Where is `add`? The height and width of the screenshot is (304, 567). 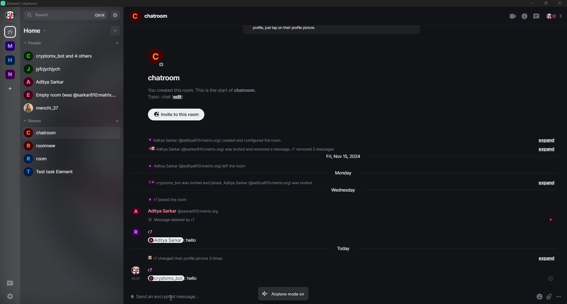 add is located at coordinates (117, 43).